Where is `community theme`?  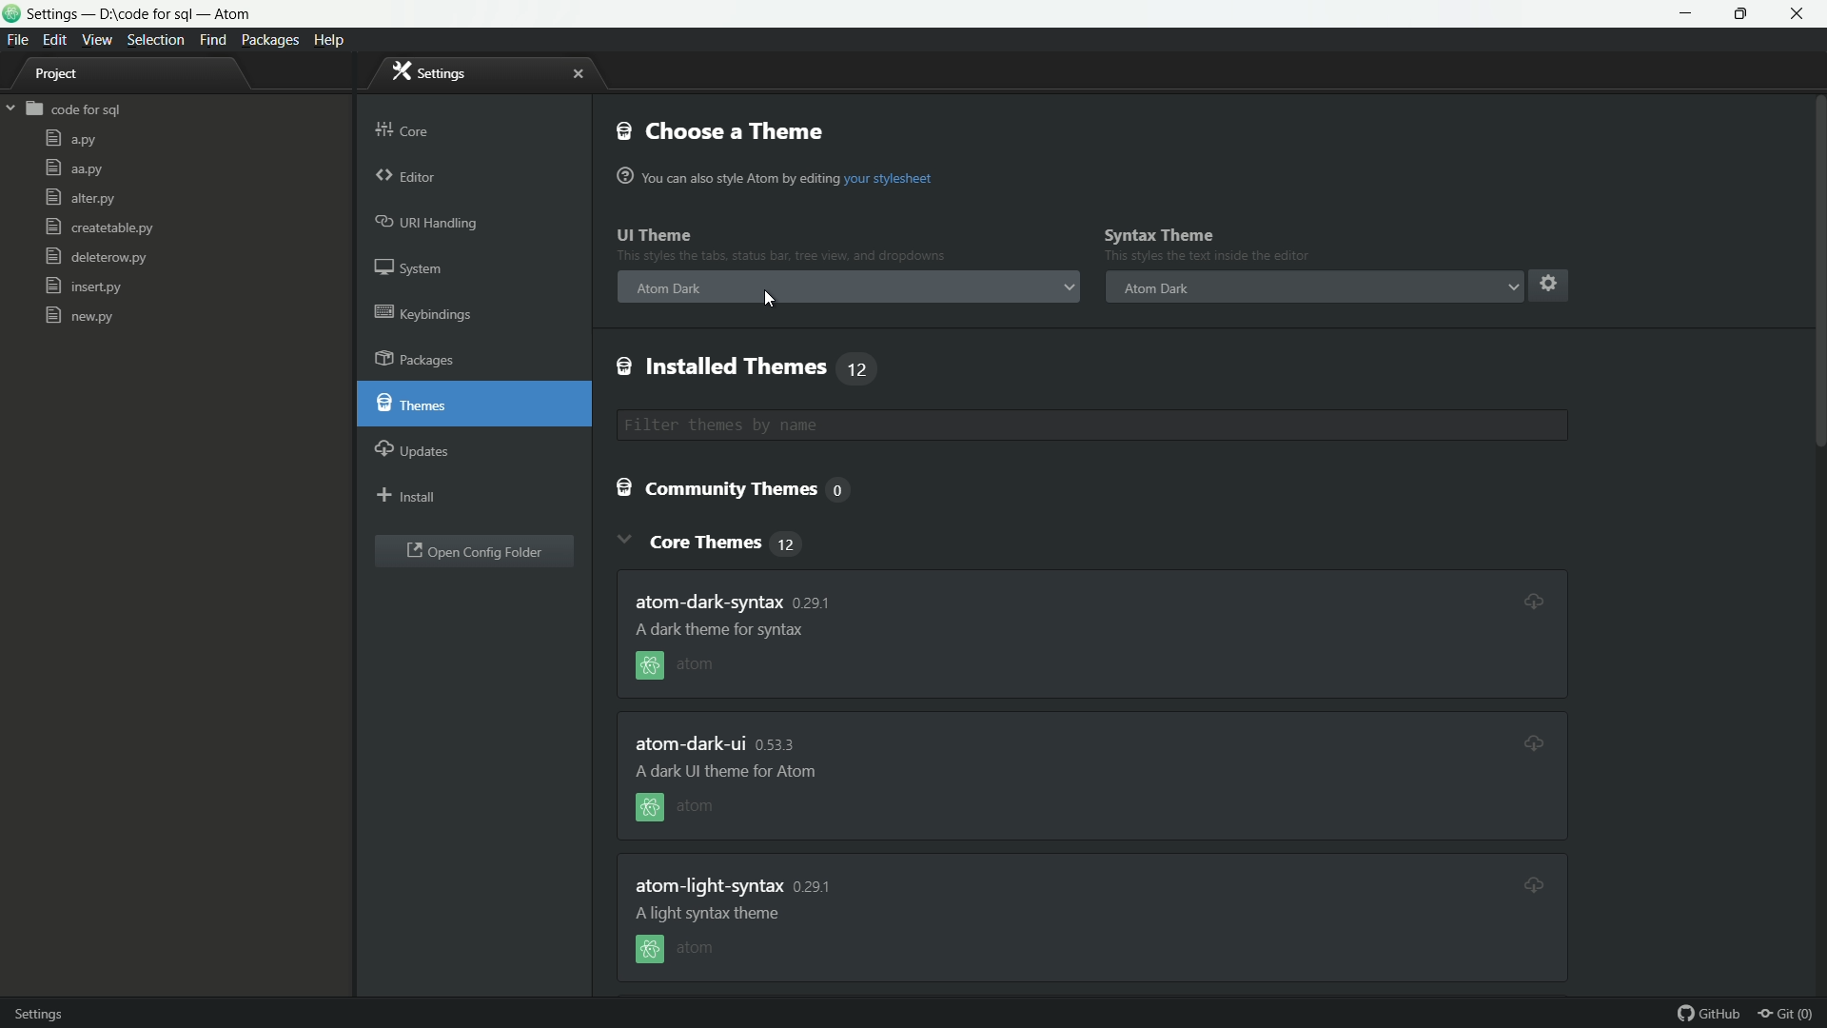
community theme is located at coordinates (740, 490).